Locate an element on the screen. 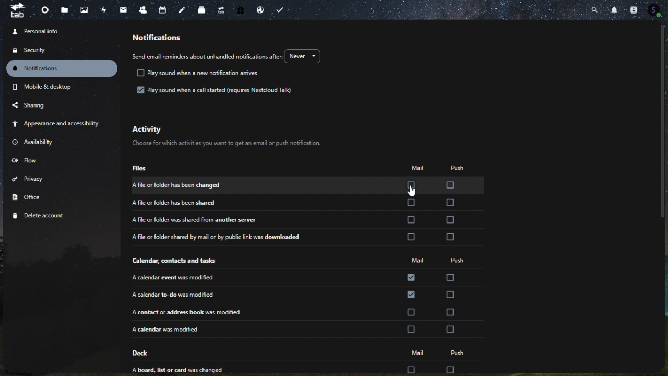 The width and height of the screenshot is (668, 376). push is located at coordinates (462, 168).